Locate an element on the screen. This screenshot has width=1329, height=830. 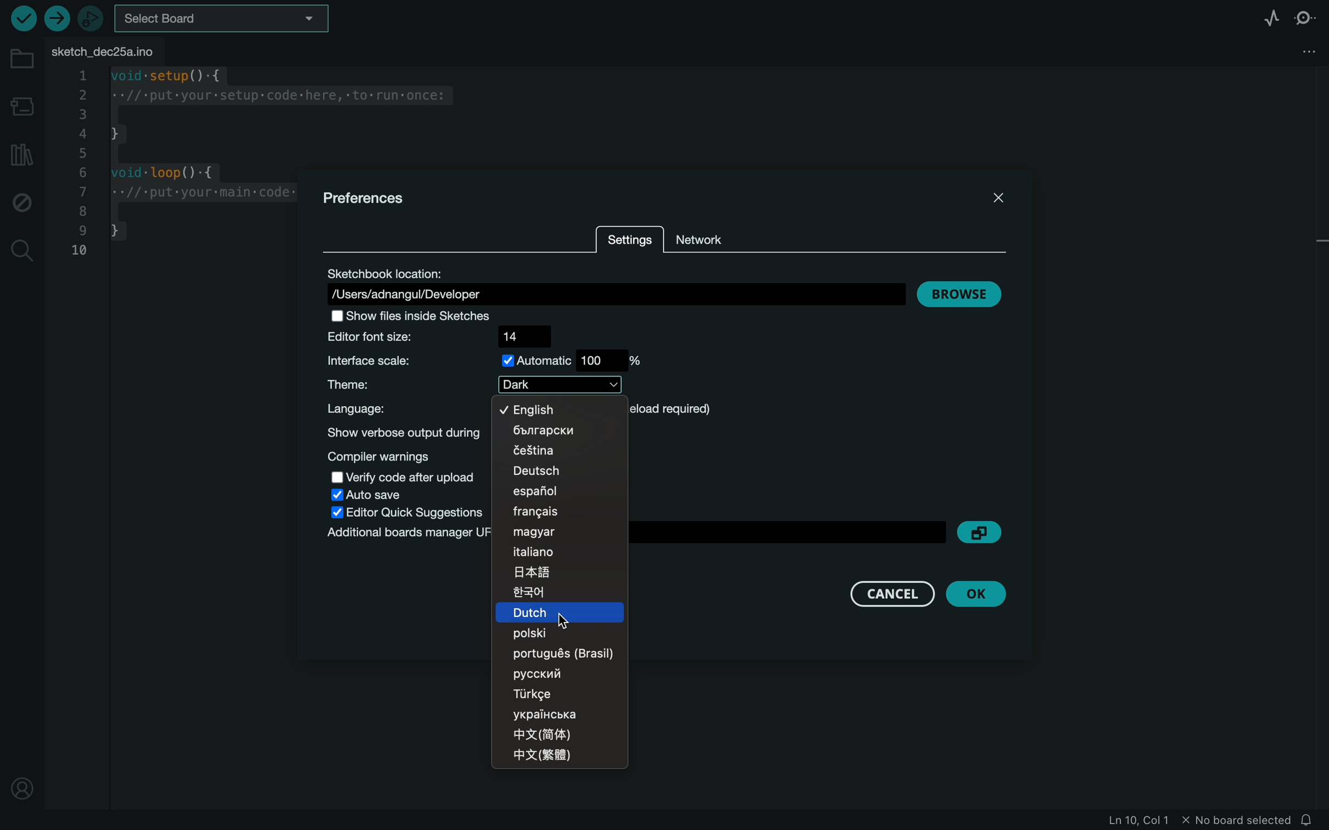
file  setting is located at coordinates (1296, 51).